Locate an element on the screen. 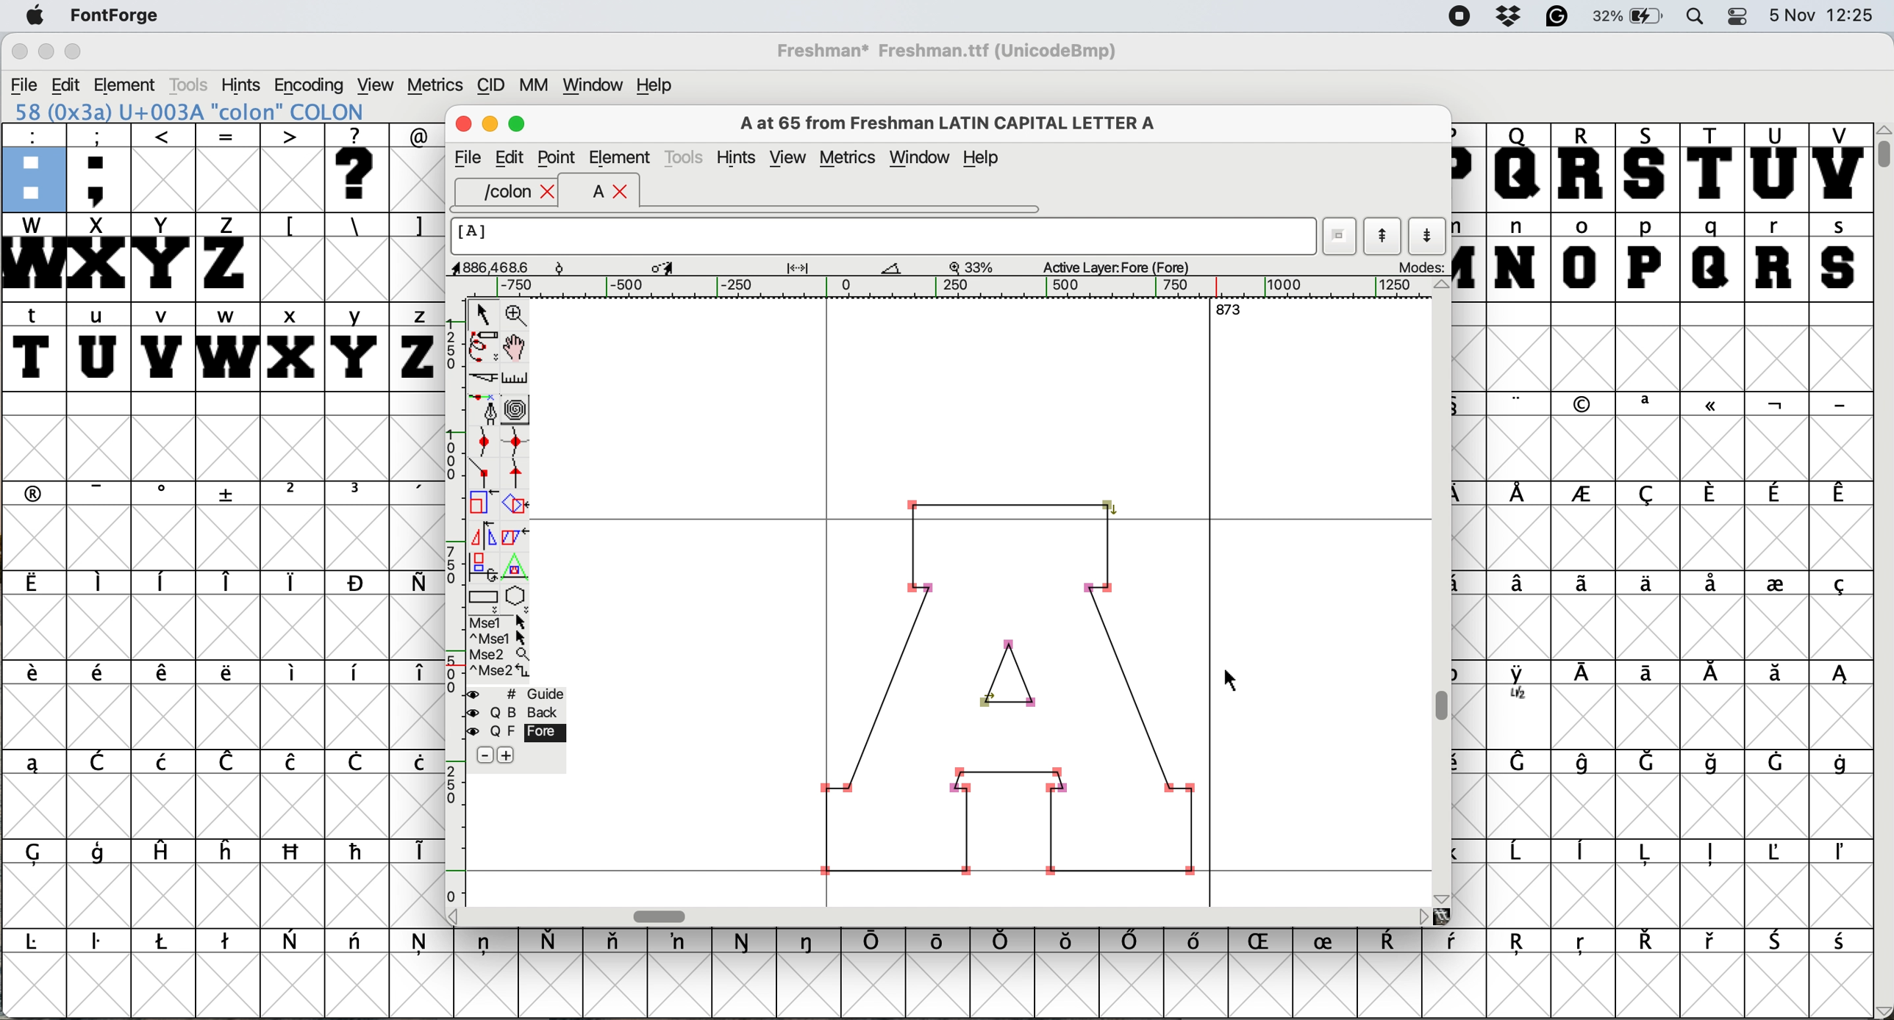  t is located at coordinates (35, 345).